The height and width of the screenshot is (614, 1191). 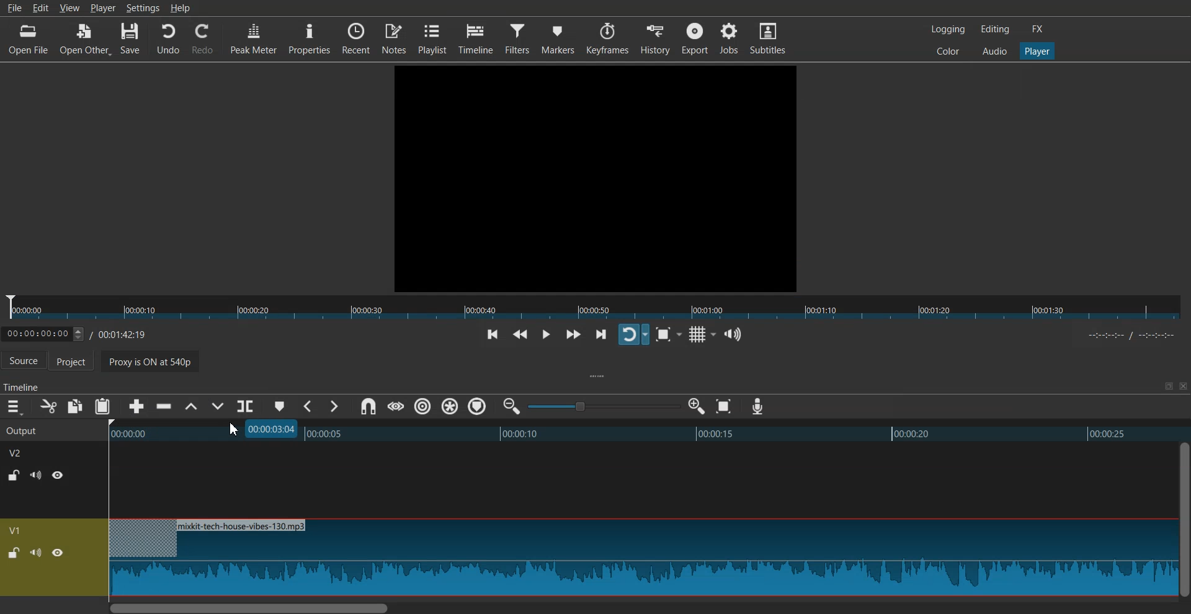 I want to click on Previous Marker, so click(x=309, y=406).